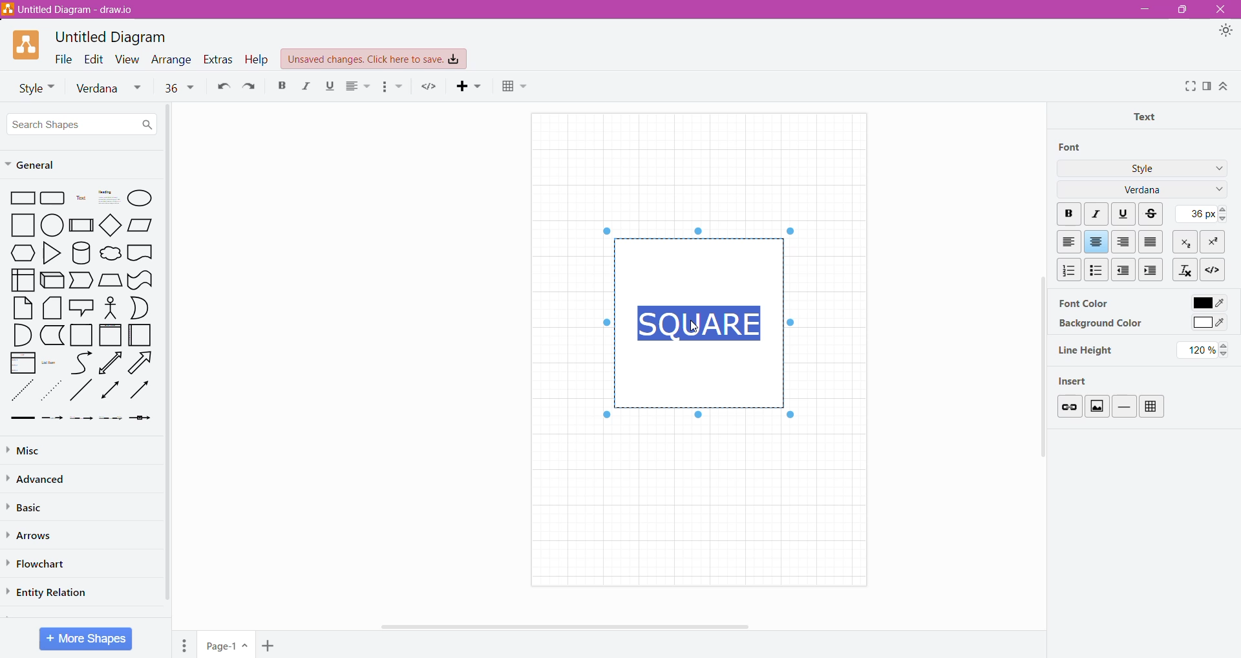  I want to click on Clear Formatting, so click(1184, 269).